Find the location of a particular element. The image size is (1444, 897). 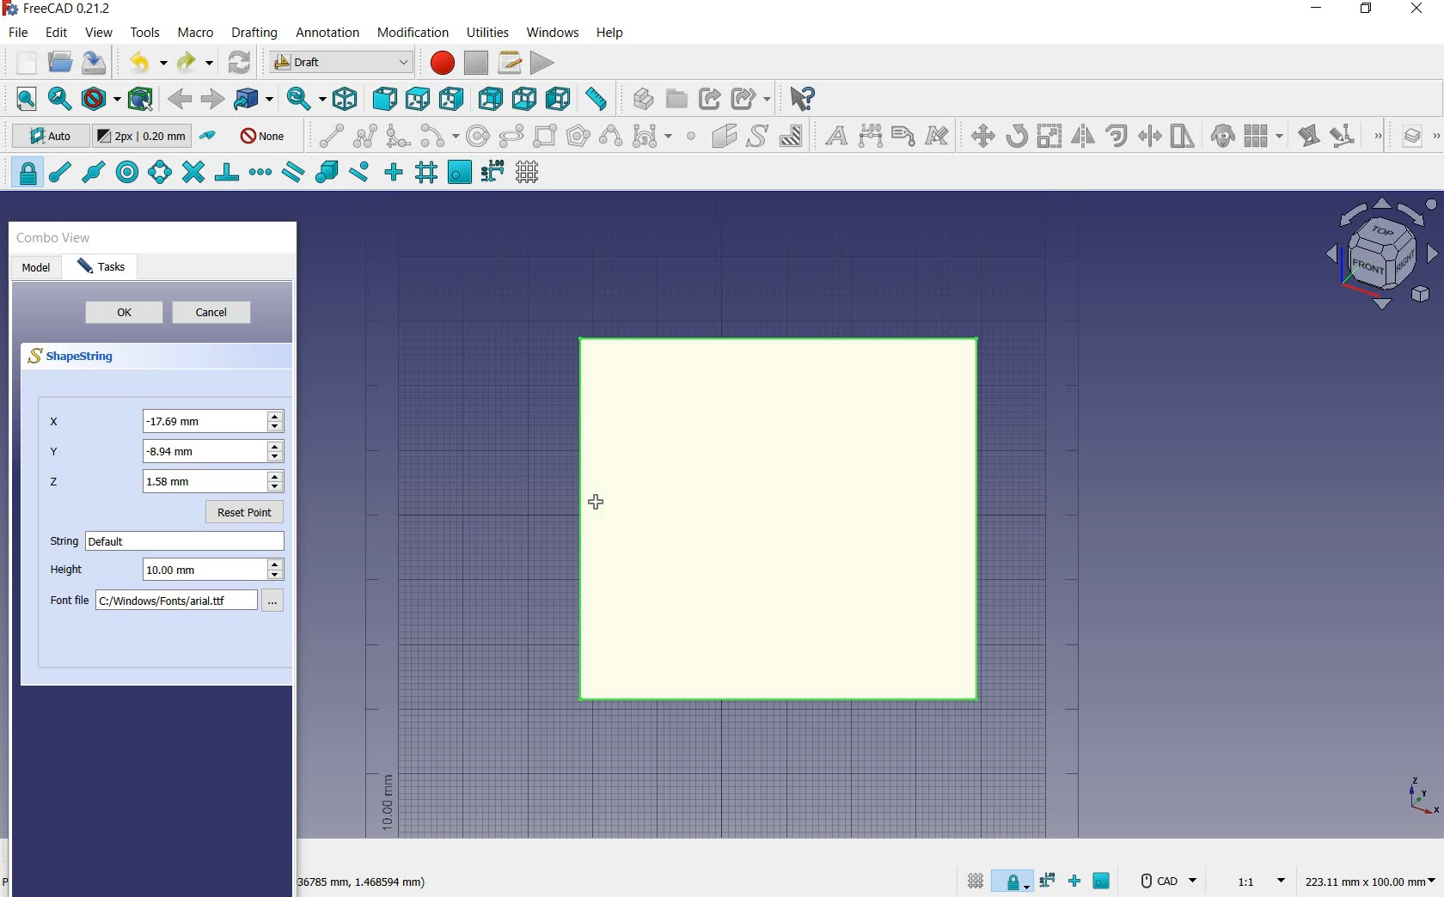

utilities is located at coordinates (489, 31).